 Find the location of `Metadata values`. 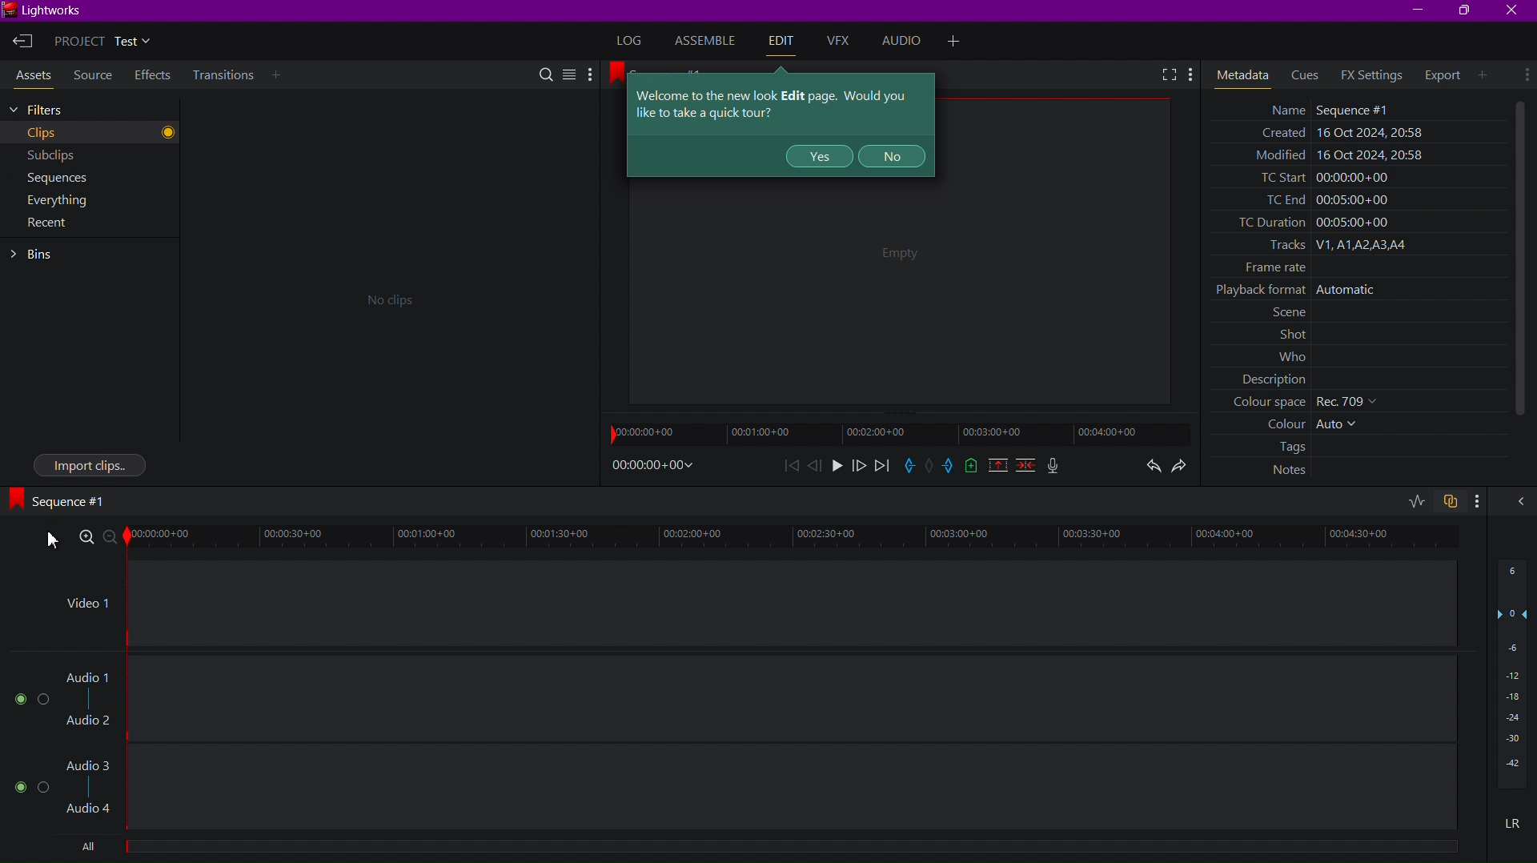

Metadata values is located at coordinates (1362, 291).